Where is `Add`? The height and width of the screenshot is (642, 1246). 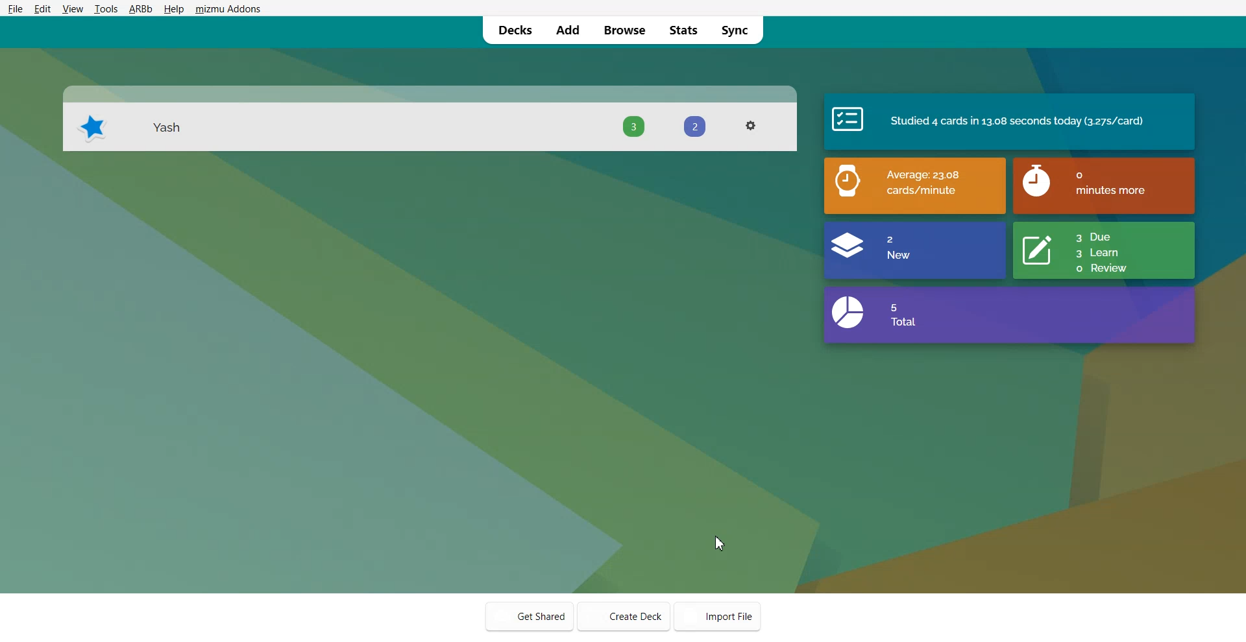
Add is located at coordinates (567, 29).